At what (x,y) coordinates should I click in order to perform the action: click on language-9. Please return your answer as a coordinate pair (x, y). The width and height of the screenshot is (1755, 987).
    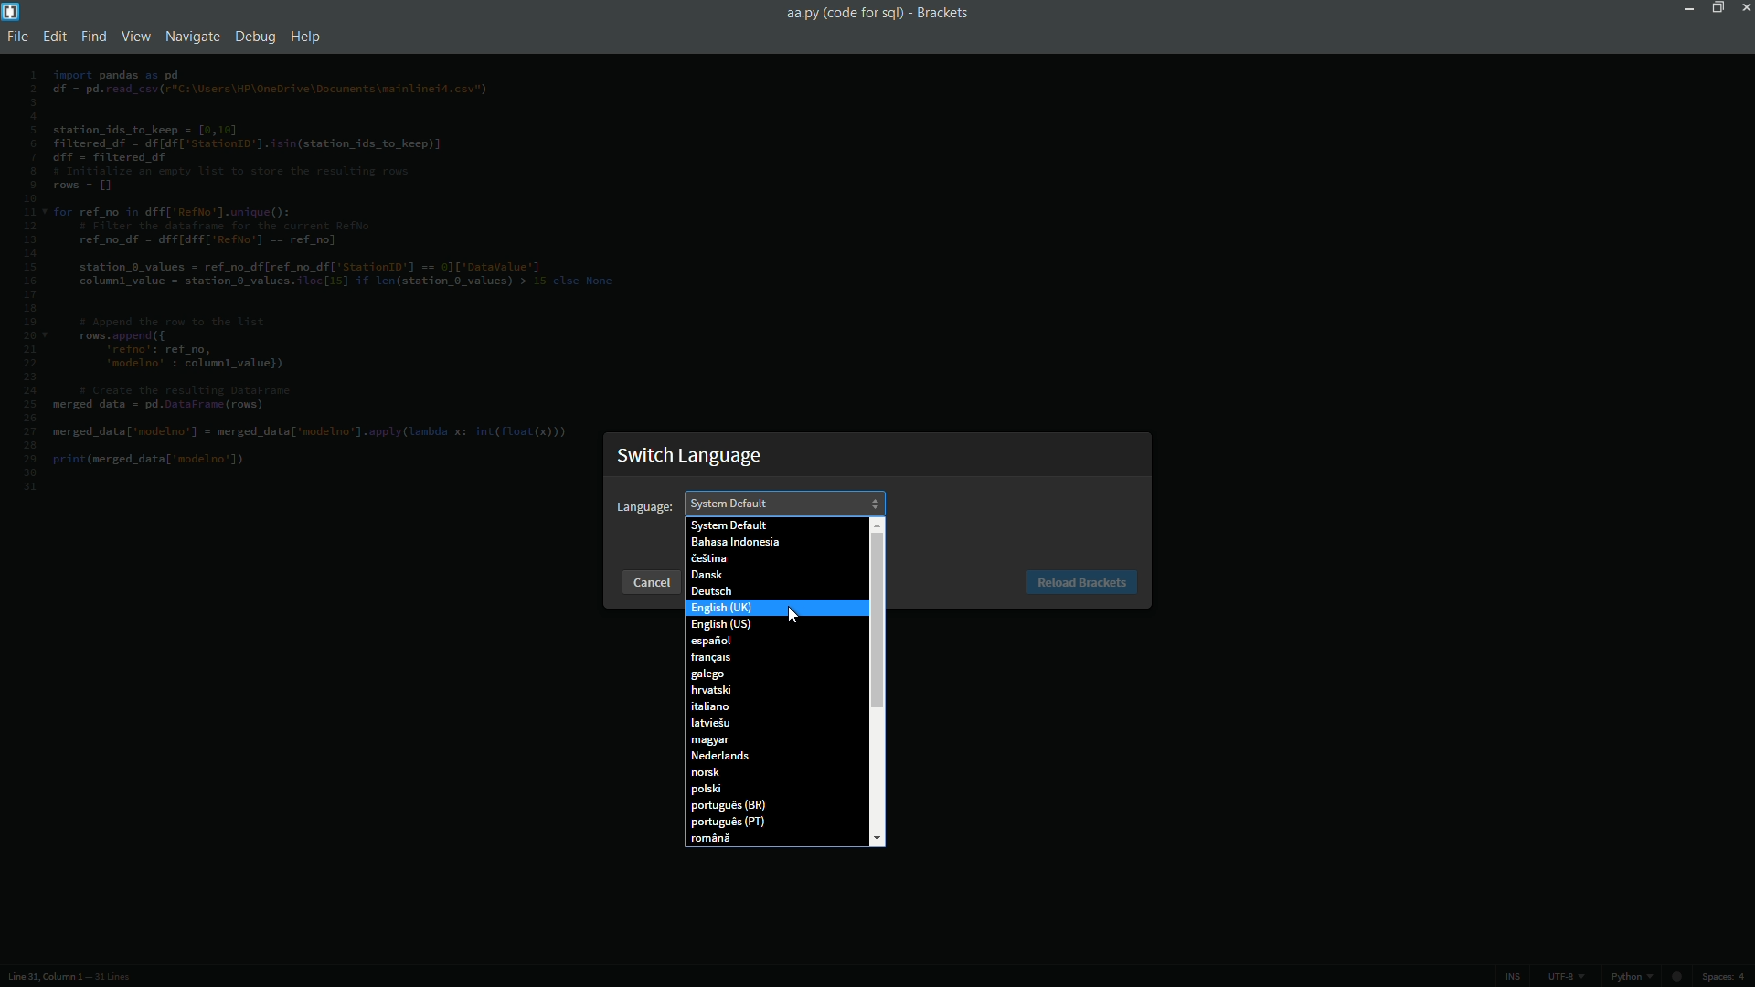
    Looking at the image, I should click on (708, 674).